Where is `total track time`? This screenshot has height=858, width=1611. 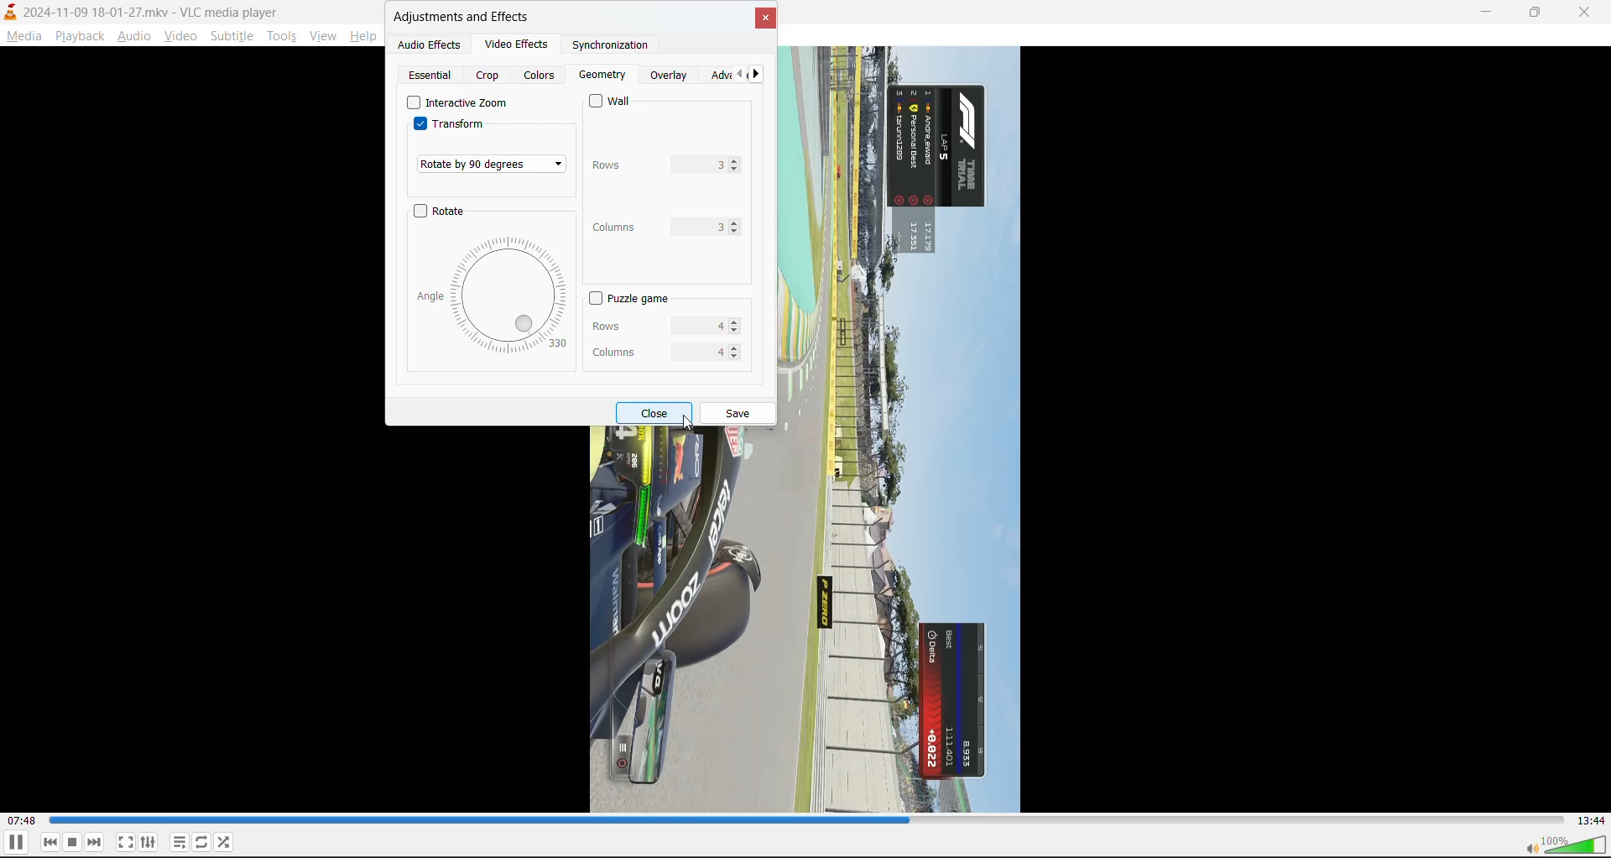
total track time is located at coordinates (1591, 821).